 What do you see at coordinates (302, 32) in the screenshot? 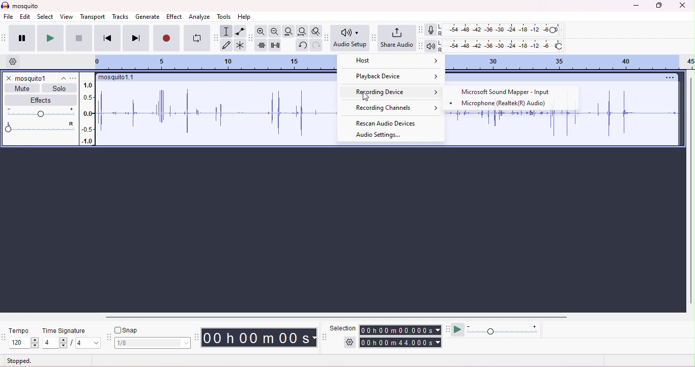
I see `fit project to width` at bounding box center [302, 32].